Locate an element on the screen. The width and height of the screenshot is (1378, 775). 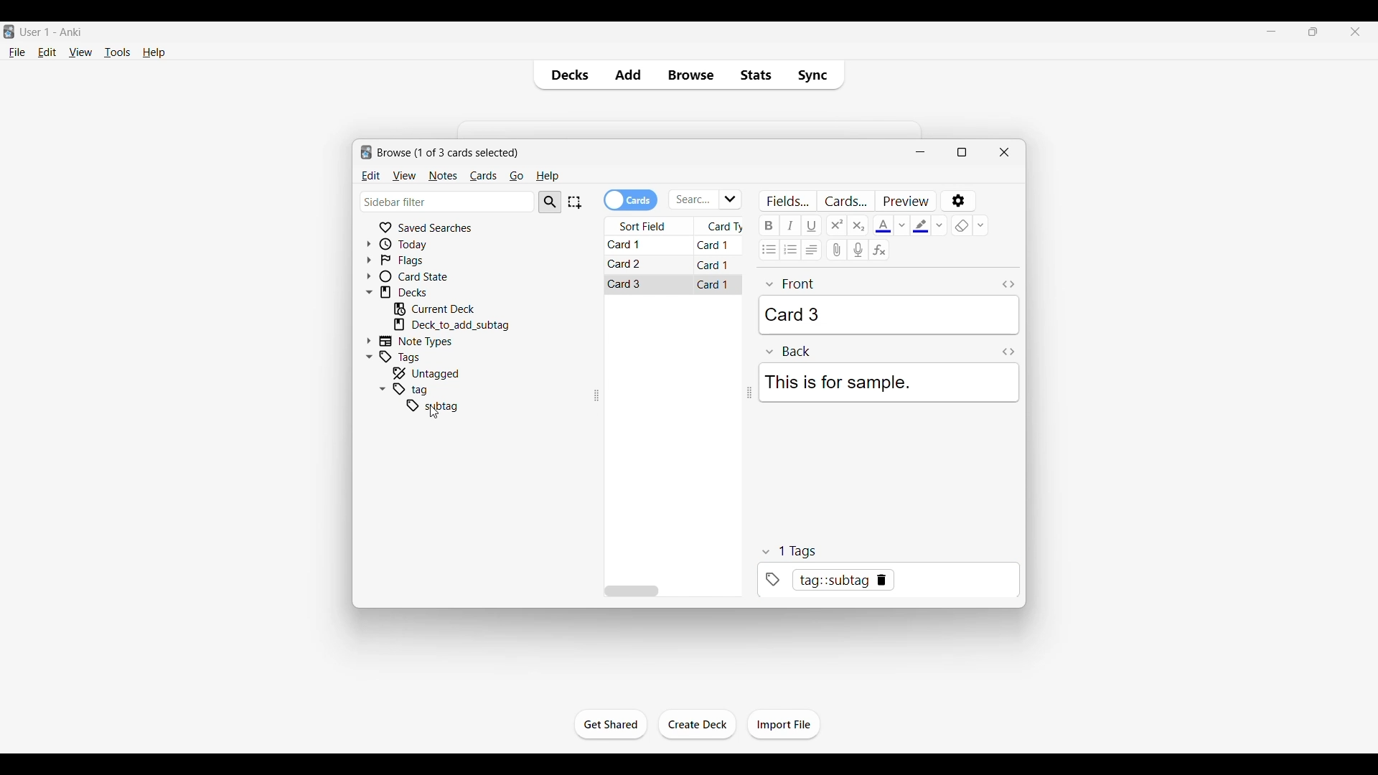
Minimize is located at coordinates (1271, 31).